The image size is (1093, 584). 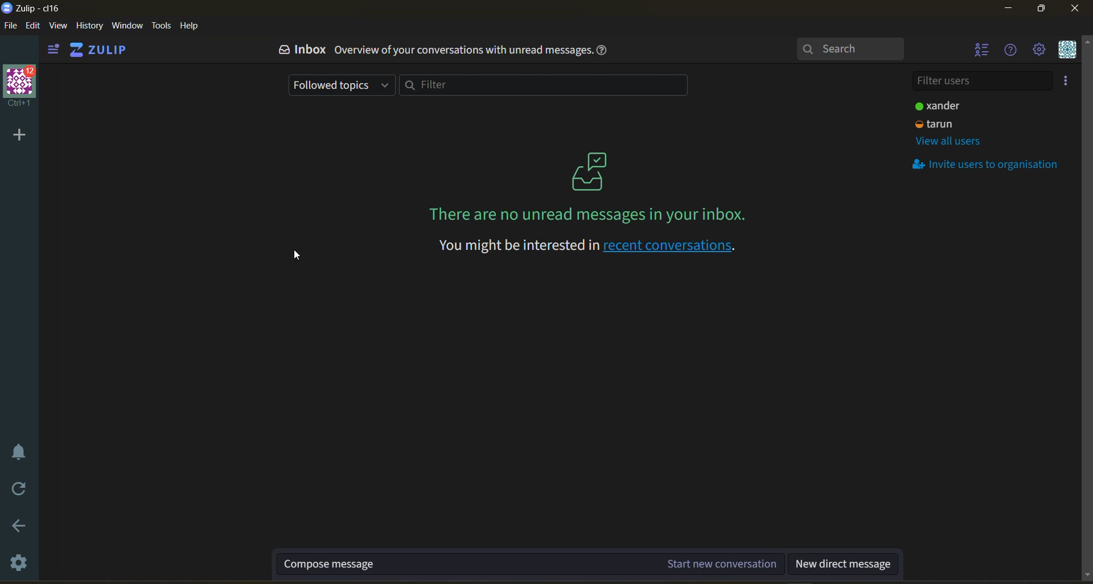 I want to click on history, so click(x=89, y=26).